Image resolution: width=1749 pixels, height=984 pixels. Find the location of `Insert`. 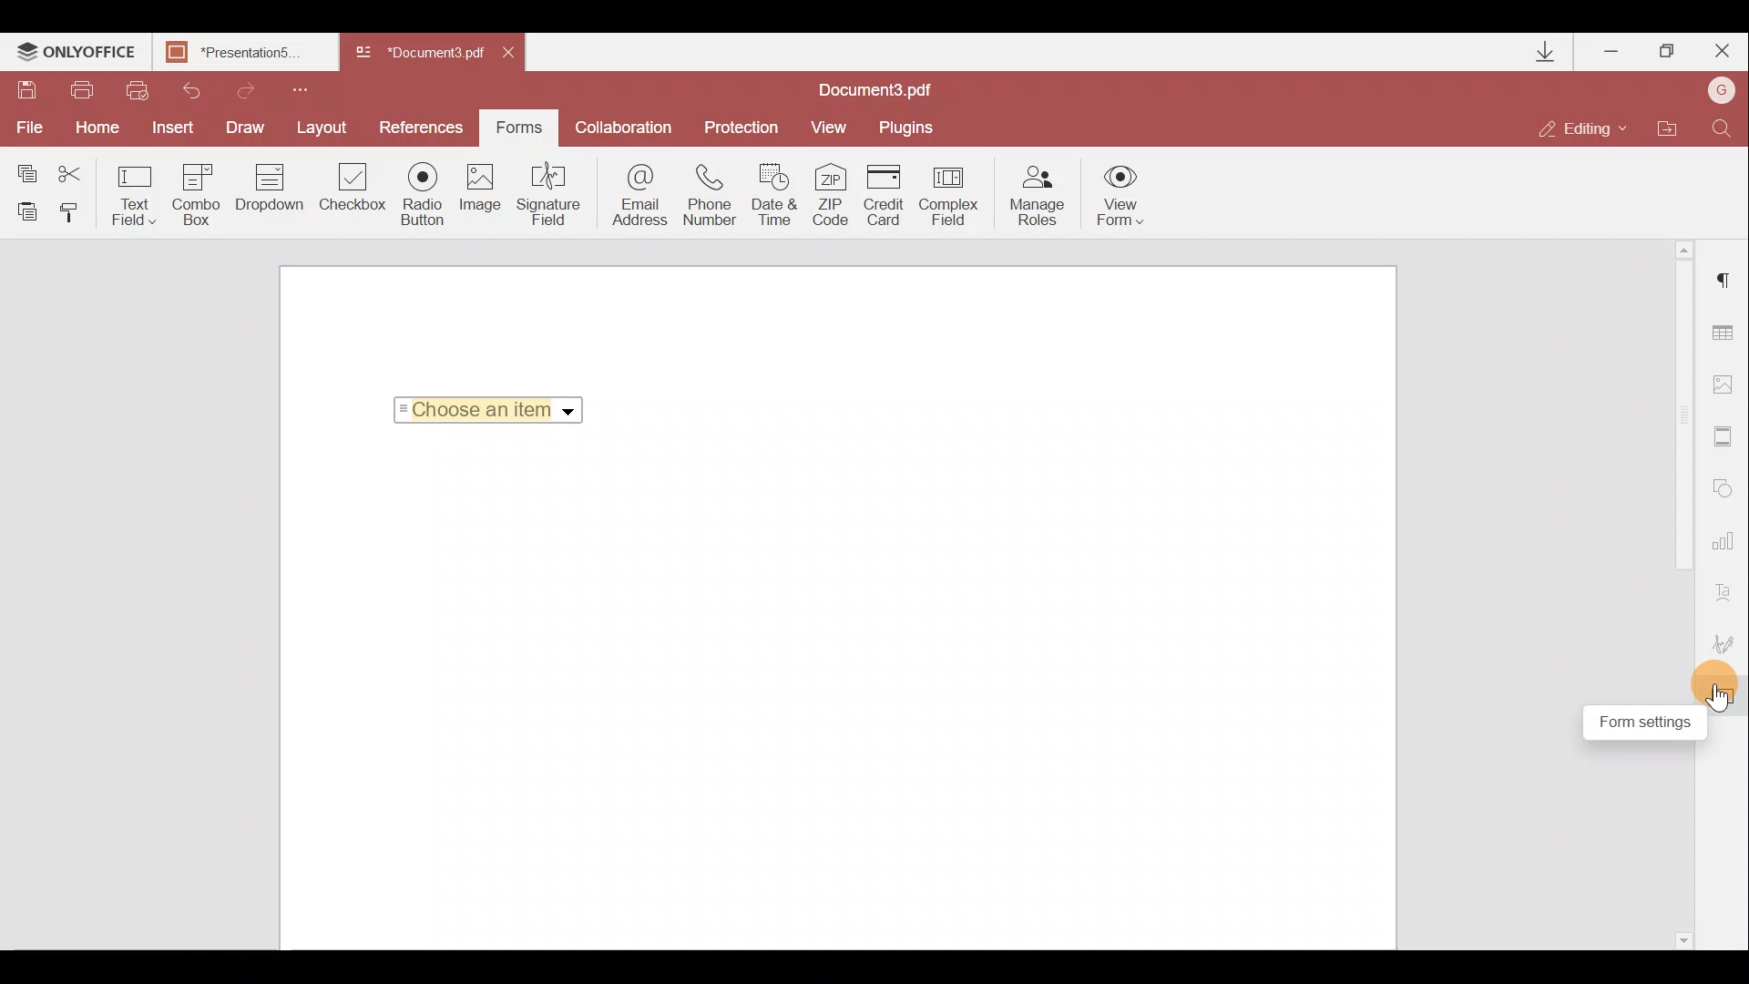

Insert is located at coordinates (169, 124).